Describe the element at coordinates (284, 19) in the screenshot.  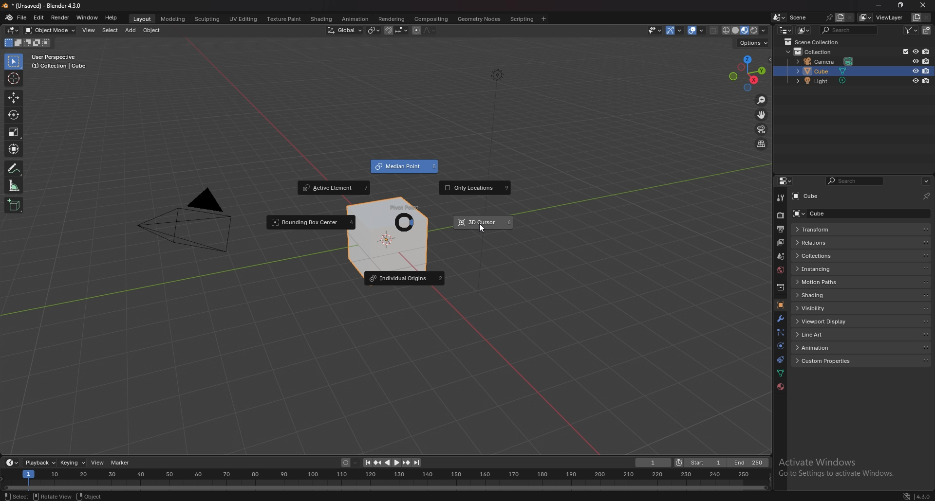
I see `texture paint` at that location.